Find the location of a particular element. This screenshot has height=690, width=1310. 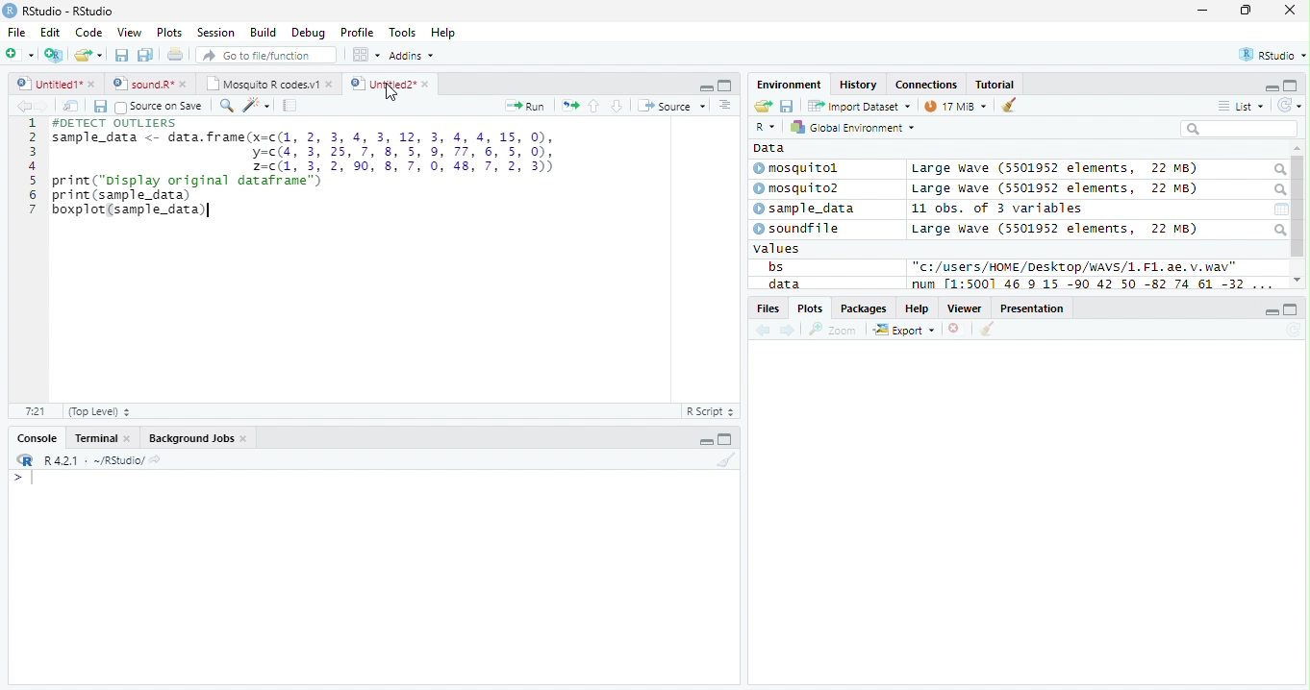

cursor is located at coordinates (392, 93).